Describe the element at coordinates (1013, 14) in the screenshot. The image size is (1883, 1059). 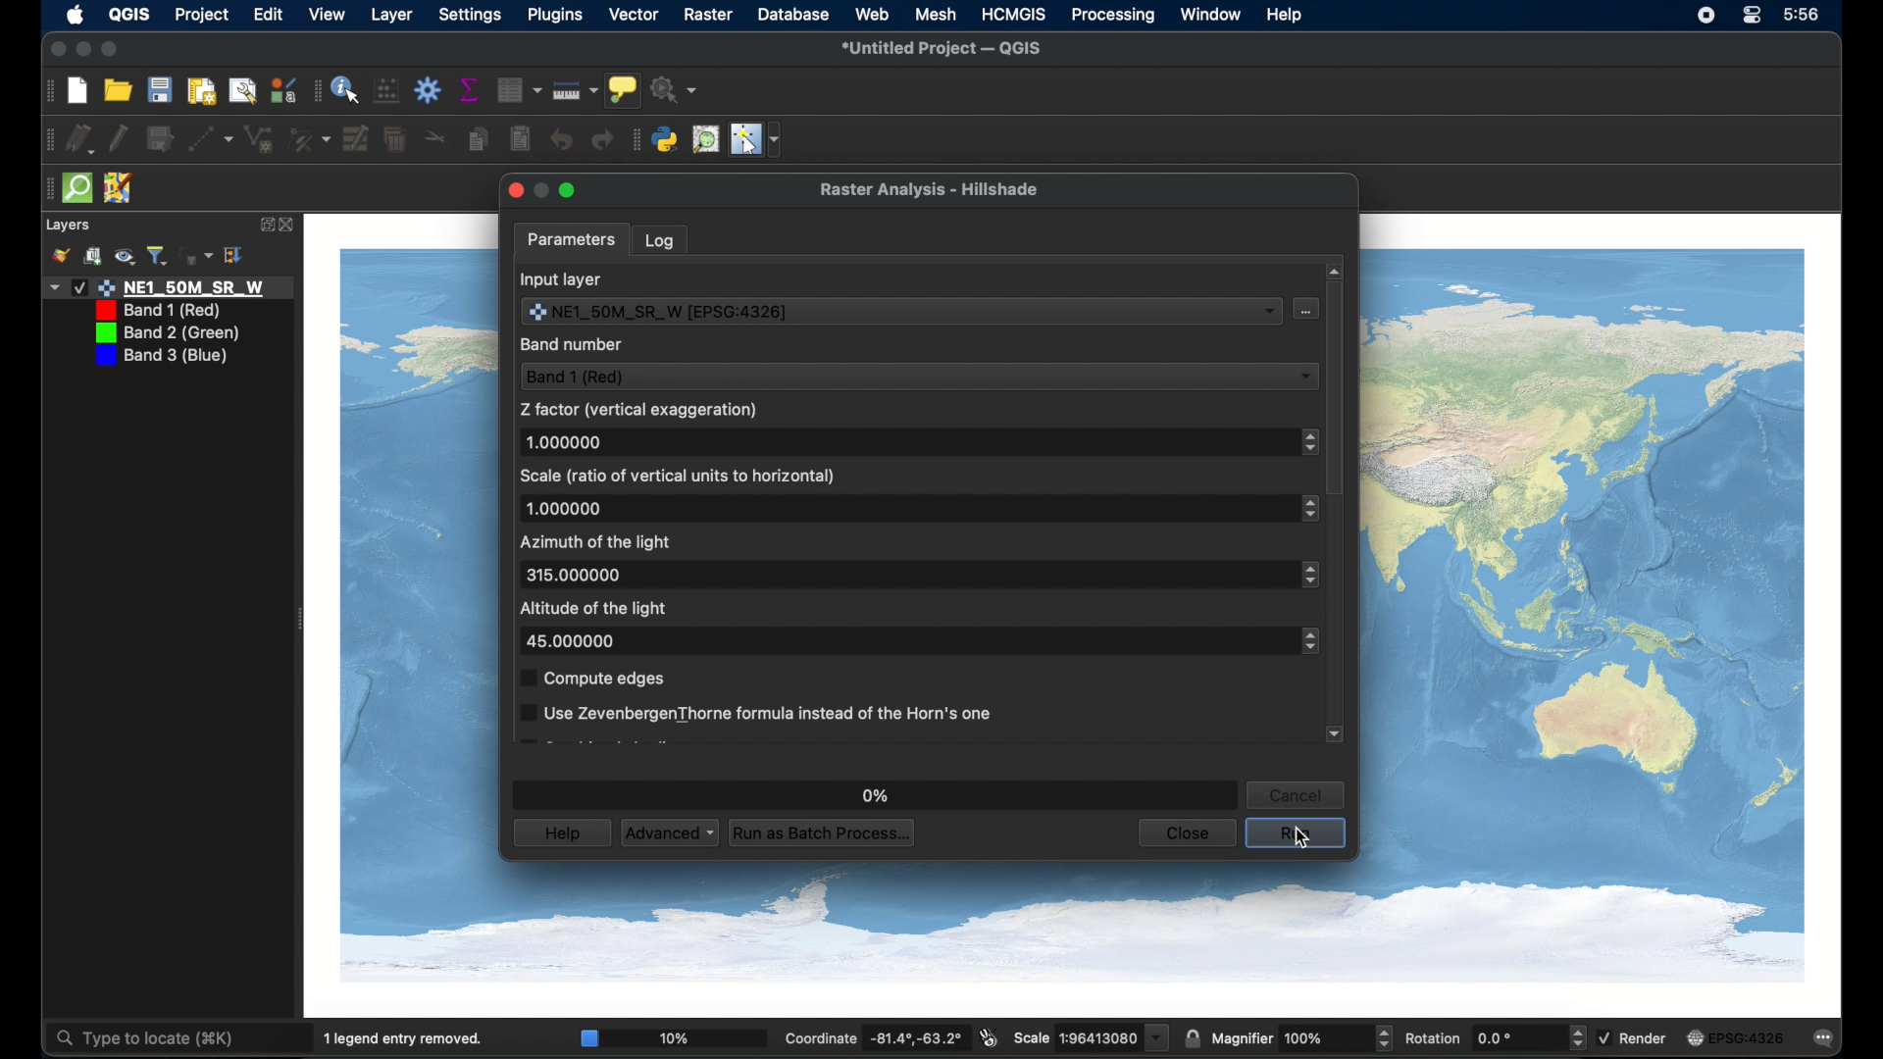
I see `HCMGIS` at that location.